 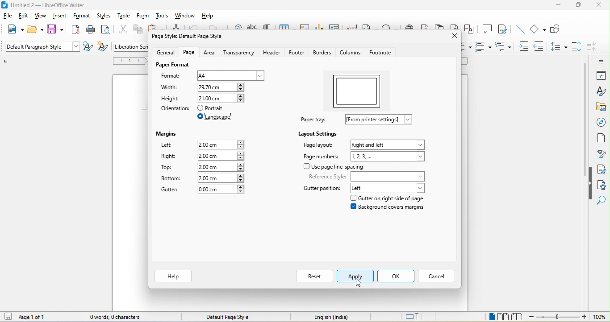 I want to click on paper tray, so click(x=315, y=120).